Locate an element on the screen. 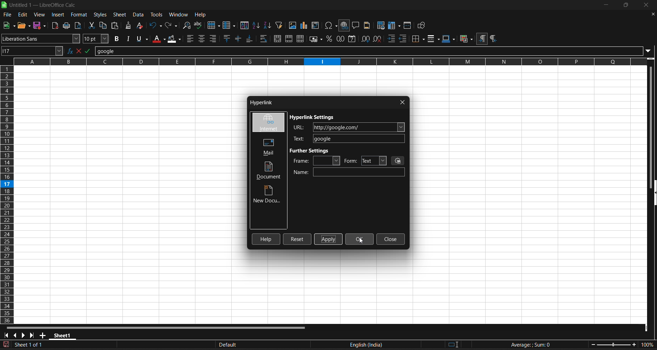 This screenshot has width=657, height=350. print is located at coordinates (68, 25).